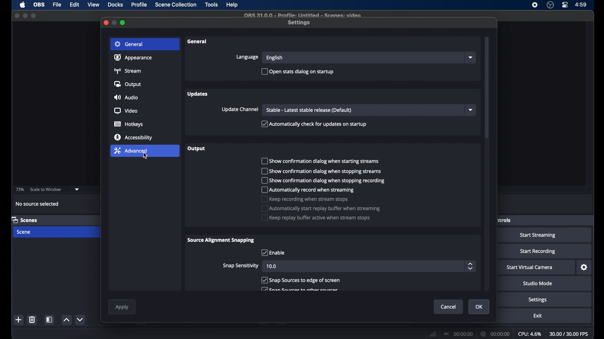  What do you see at coordinates (19, 320) in the screenshot?
I see `add` at bounding box center [19, 320].